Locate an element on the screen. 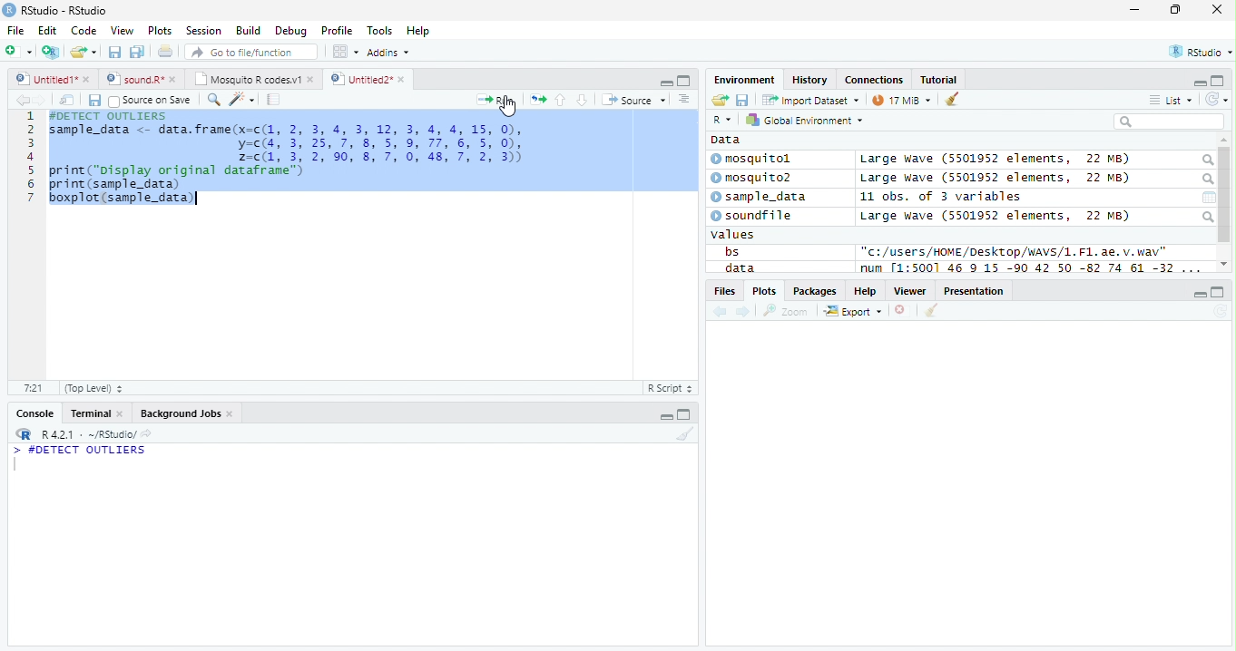 The height and width of the screenshot is (651, 1236). Help is located at coordinates (420, 31).